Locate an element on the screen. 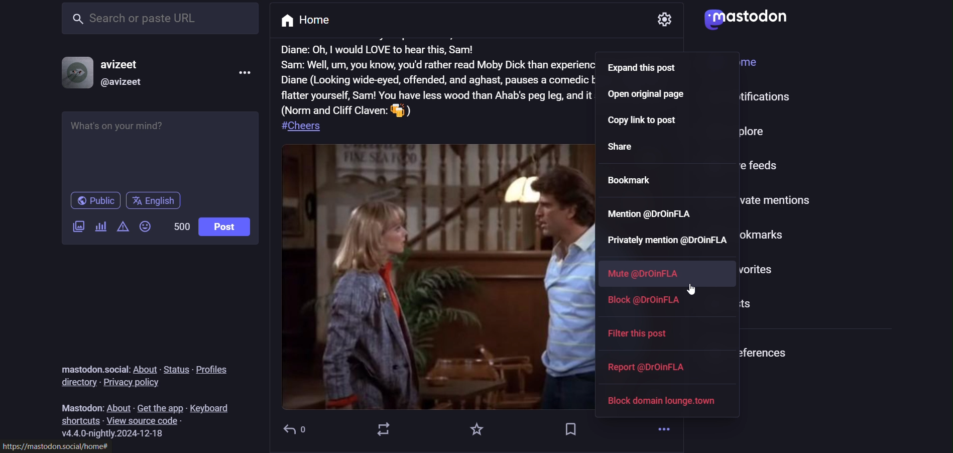  settings is located at coordinates (662, 24).